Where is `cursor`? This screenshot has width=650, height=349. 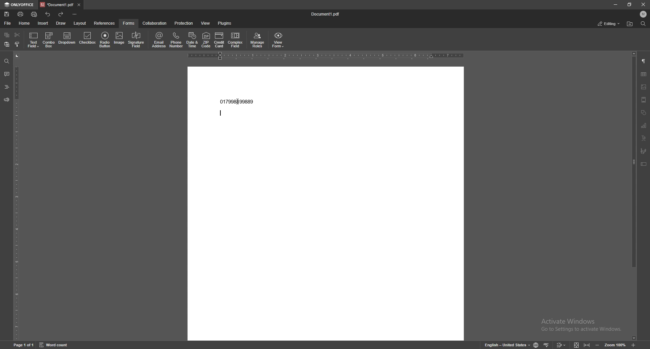 cursor is located at coordinates (238, 101).